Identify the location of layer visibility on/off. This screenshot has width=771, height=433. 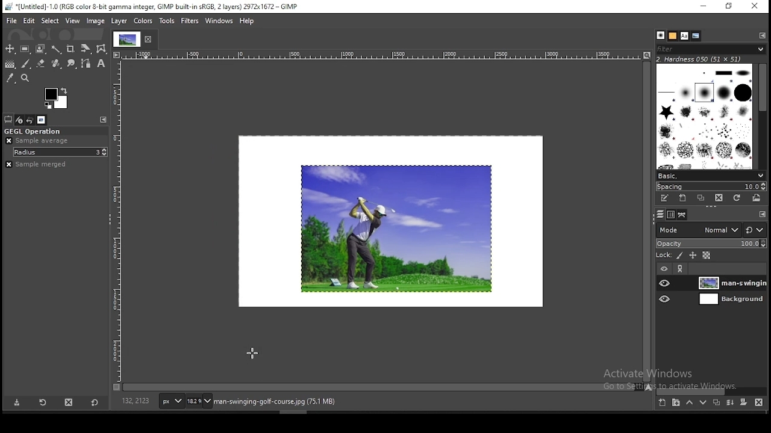
(663, 299).